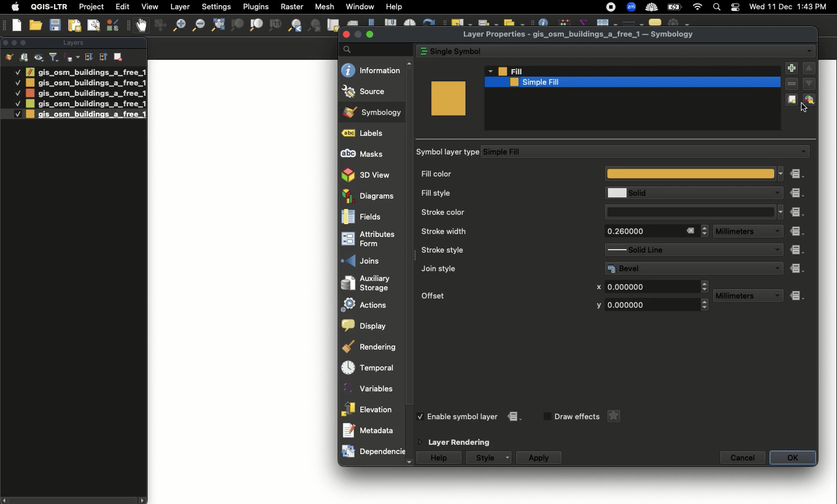  What do you see at coordinates (149, 6) in the screenshot?
I see `View` at bounding box center [149, 6].